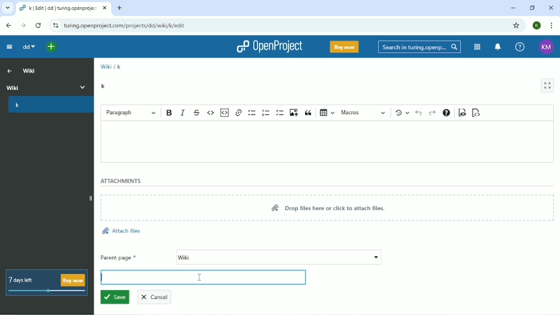  What do you see at coordinates (551, 8) in the screenshot?
I see `Close` at bounding box center [551, 8].